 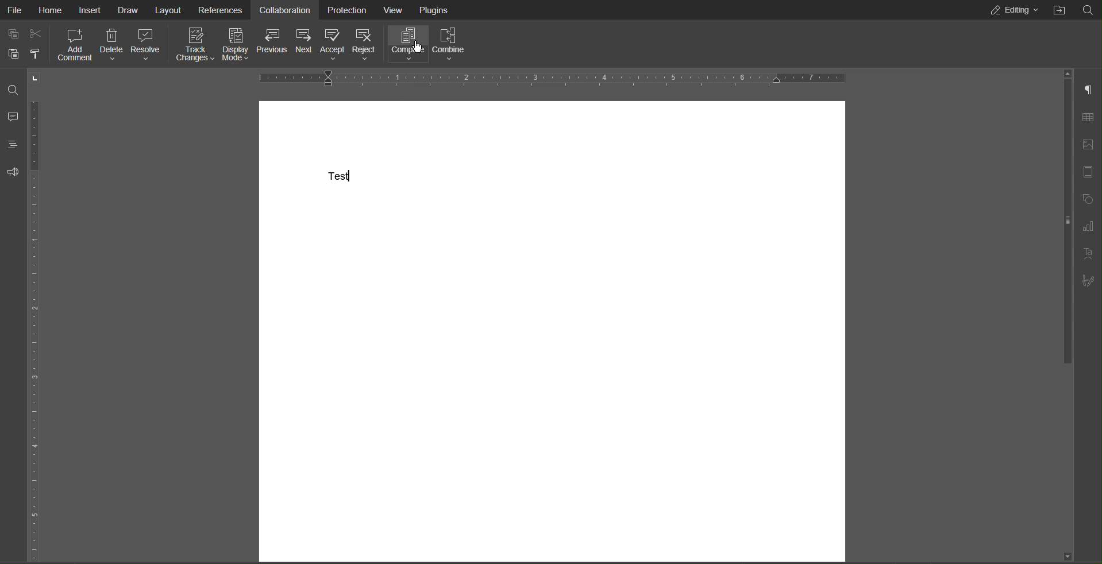 I want to click on Paragraph Settings, so click(x=1089, y=90).